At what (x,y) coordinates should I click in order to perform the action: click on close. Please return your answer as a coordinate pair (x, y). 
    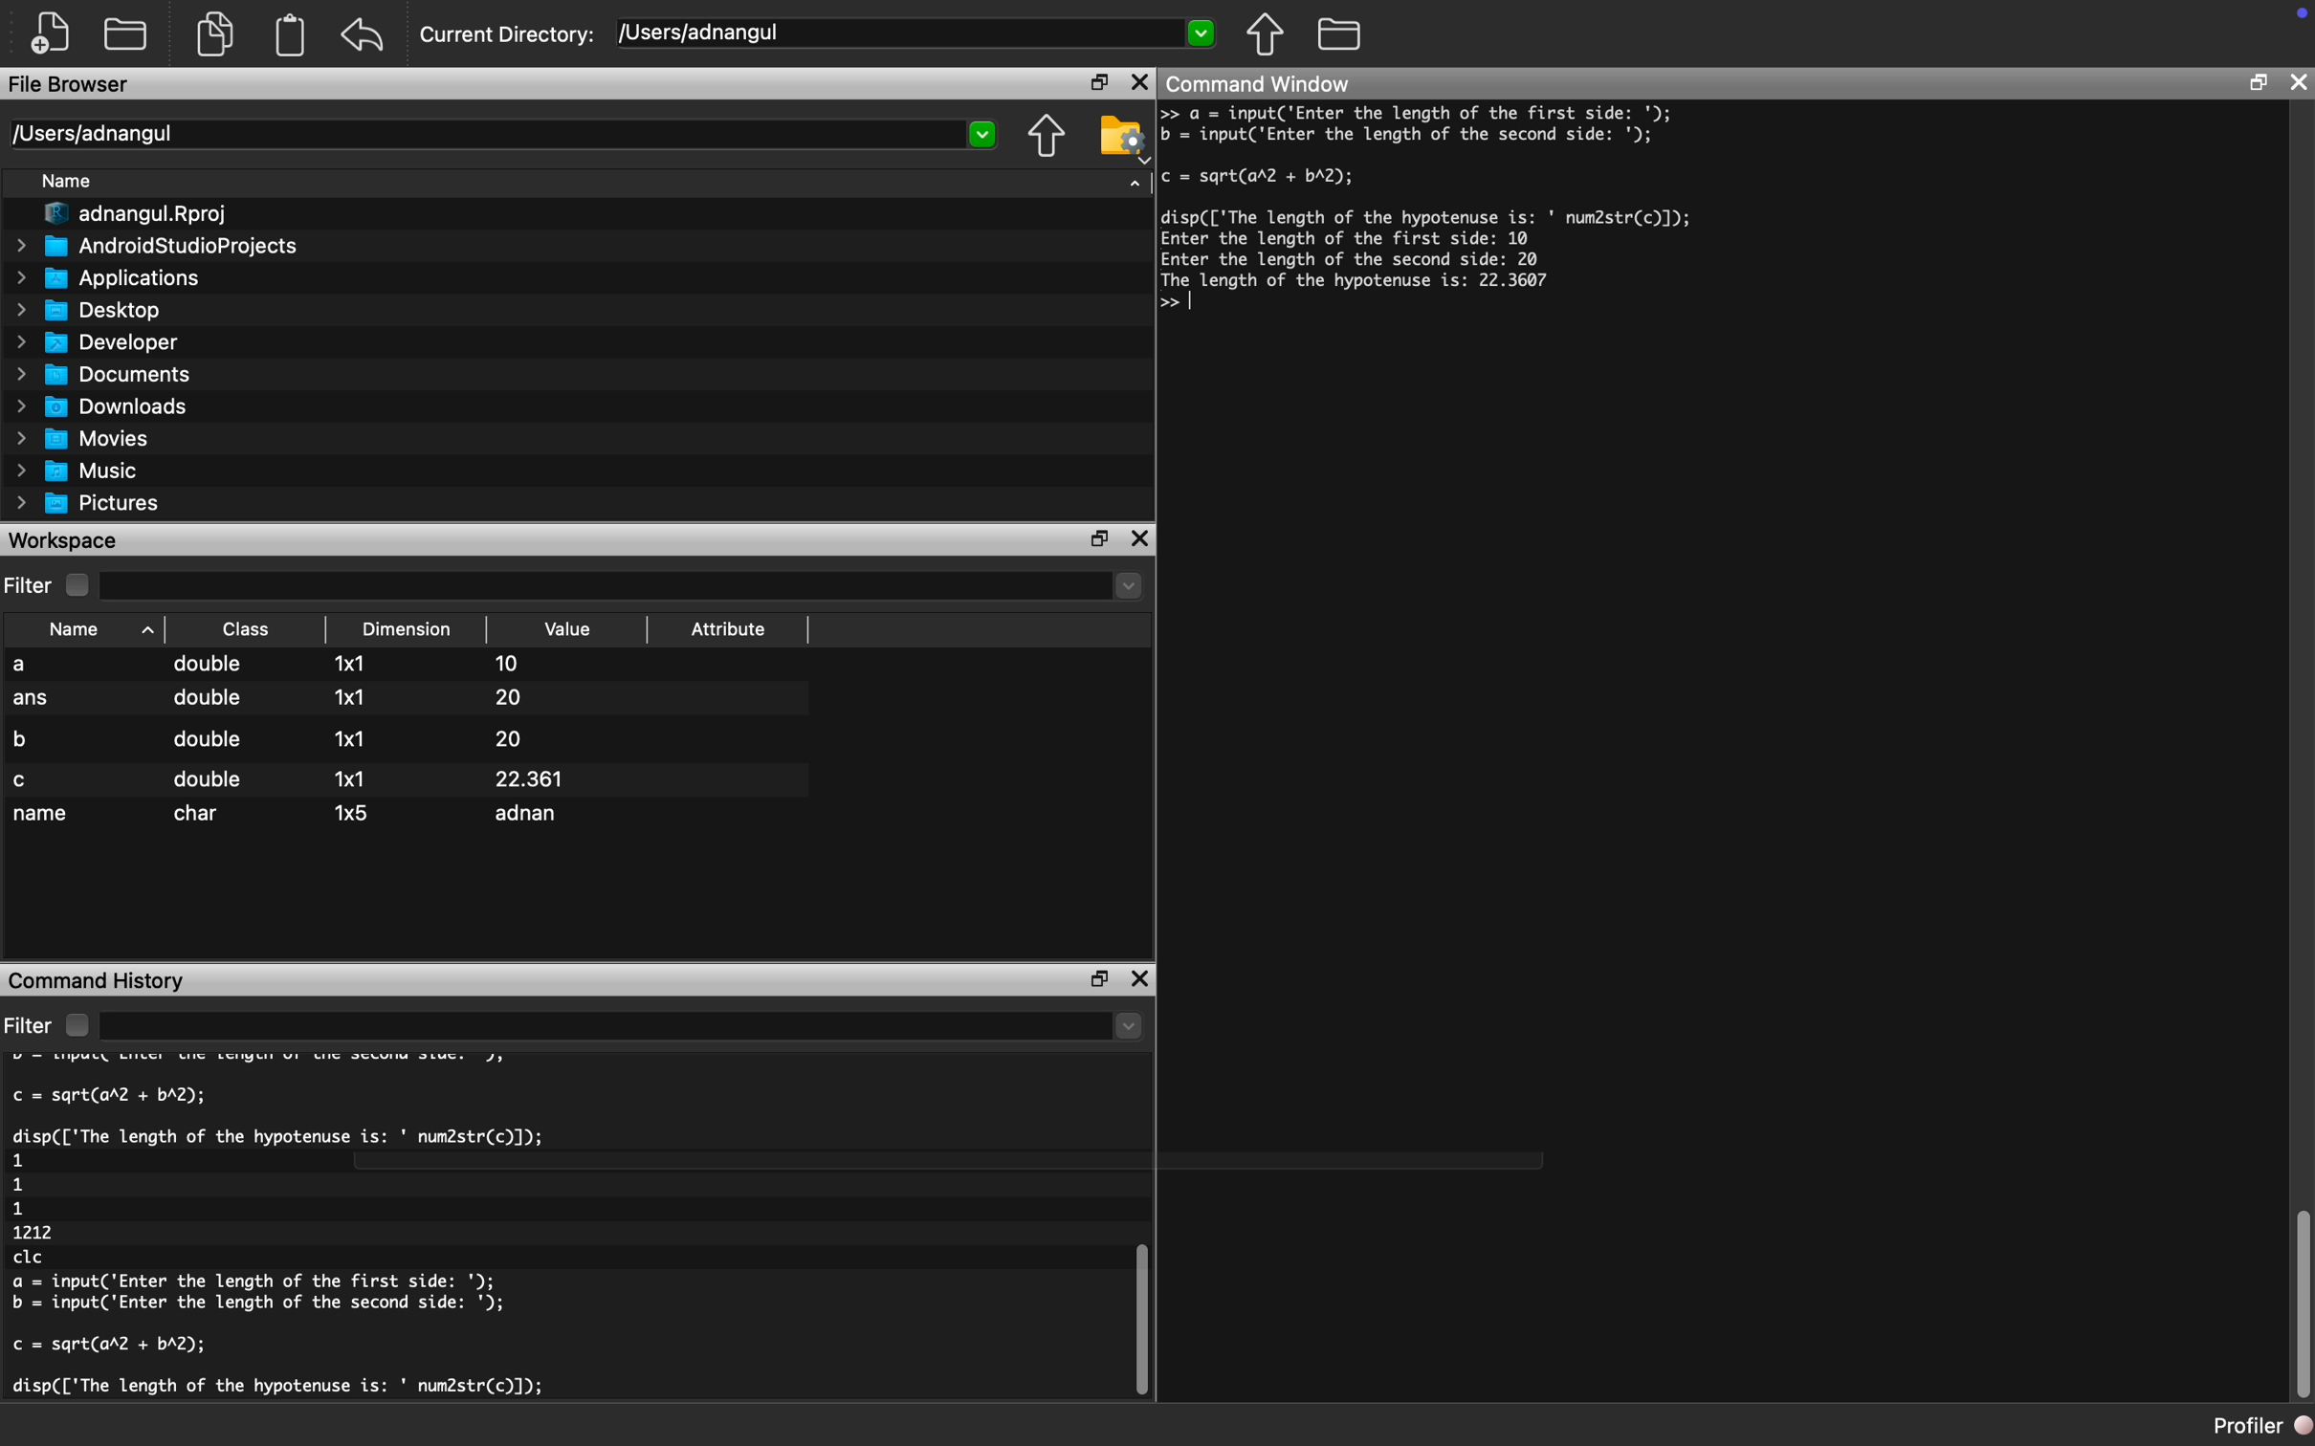
    Looking at the image, I should click on (1142, 982).